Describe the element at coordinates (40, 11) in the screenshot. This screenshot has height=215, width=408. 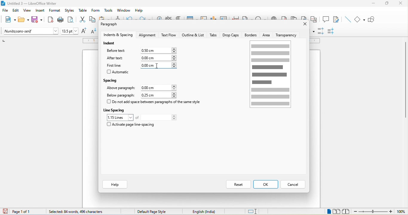
I see `insert` at that location.